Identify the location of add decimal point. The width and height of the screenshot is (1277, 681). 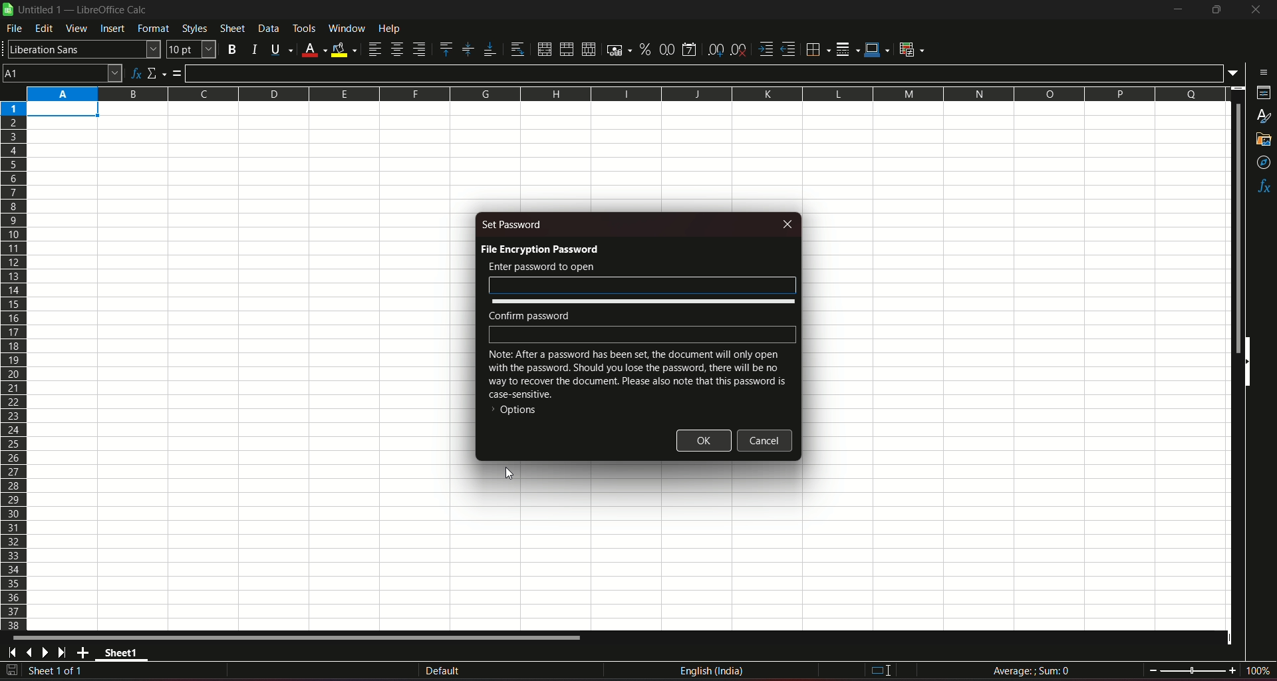
(717, 50).